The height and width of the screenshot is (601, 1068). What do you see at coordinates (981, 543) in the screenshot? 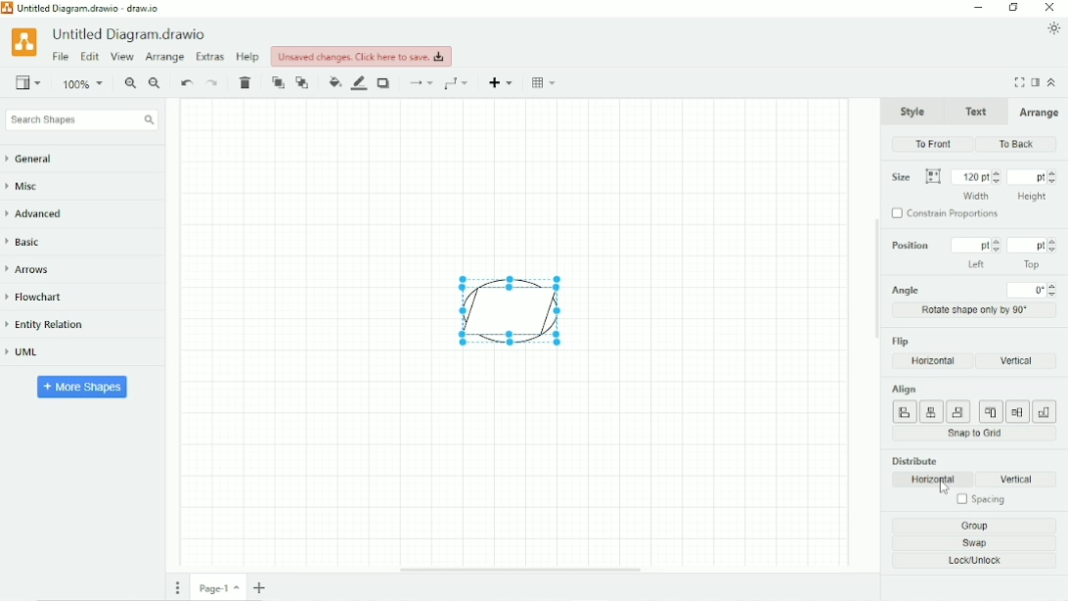
I see `Swap` at bounding box center [981, 543].